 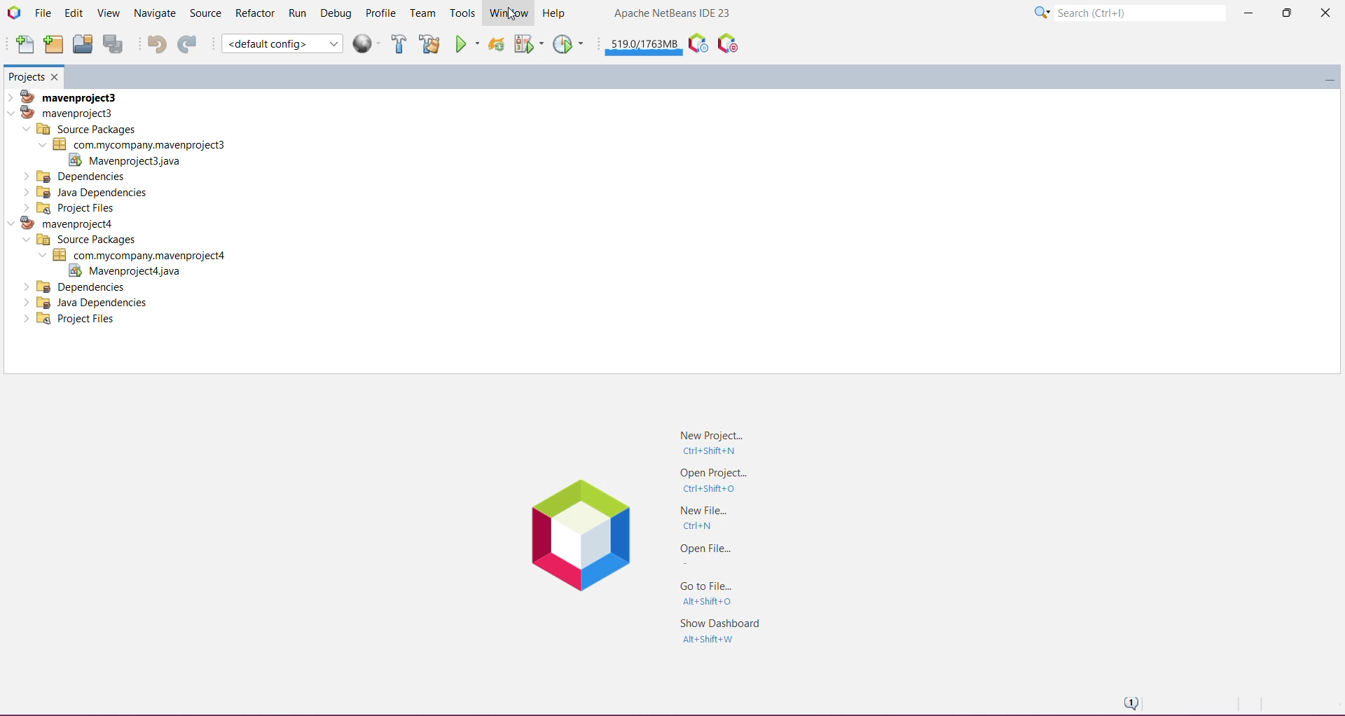 What do you see at coordinates (429, 43) in the screenshot?
I see `Clean and Build Project` at bounding box center [429, 43].